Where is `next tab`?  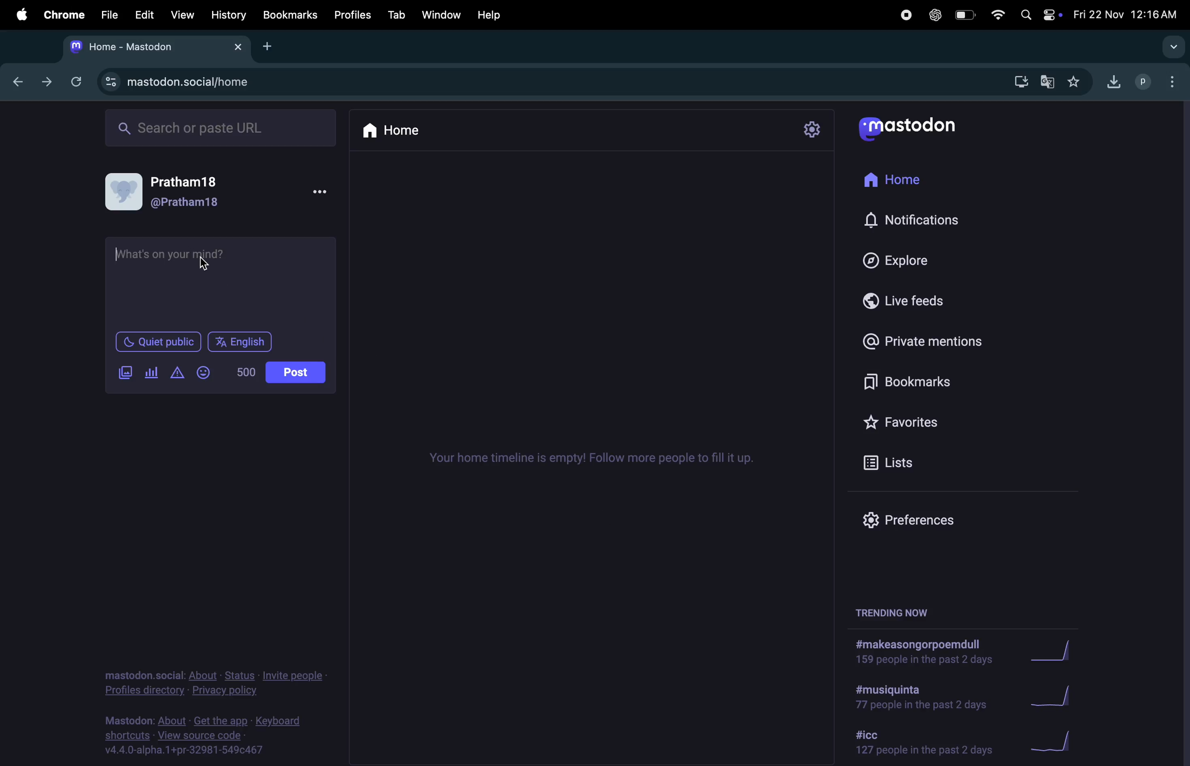 next tab is located at coordinates (43, 82).